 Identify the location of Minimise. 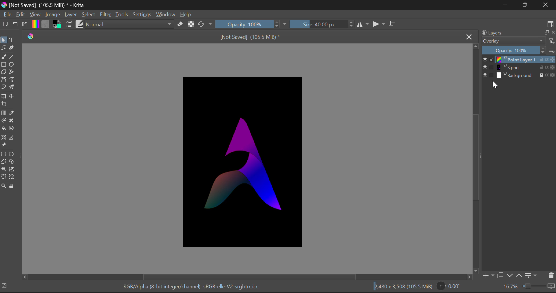
(506, 5).